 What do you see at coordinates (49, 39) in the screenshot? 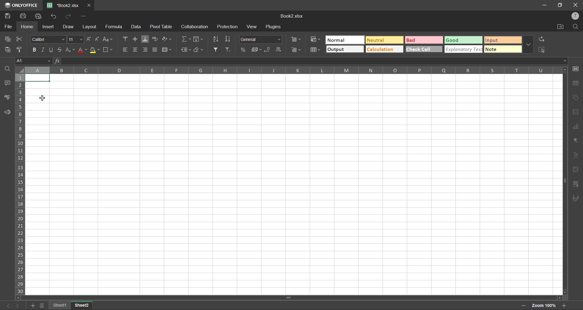
I see `font style` at bounding box center [49, 39].